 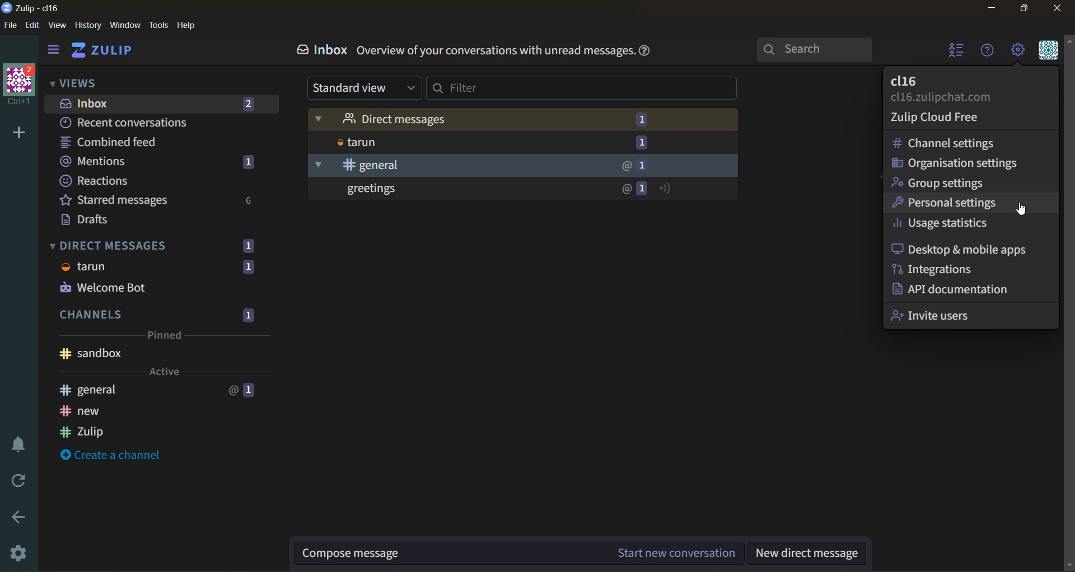 I want to click on create a channel, so click(x=120, y=458).